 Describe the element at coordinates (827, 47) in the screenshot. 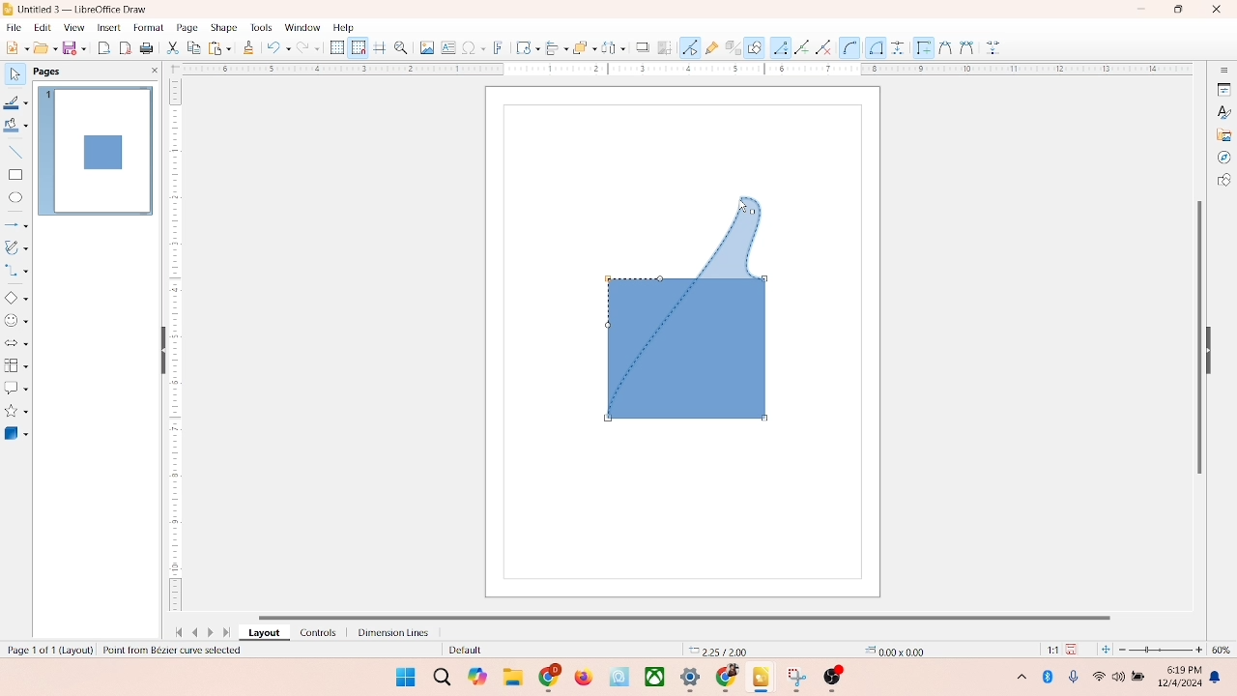

I see `Arc tool` at that location.